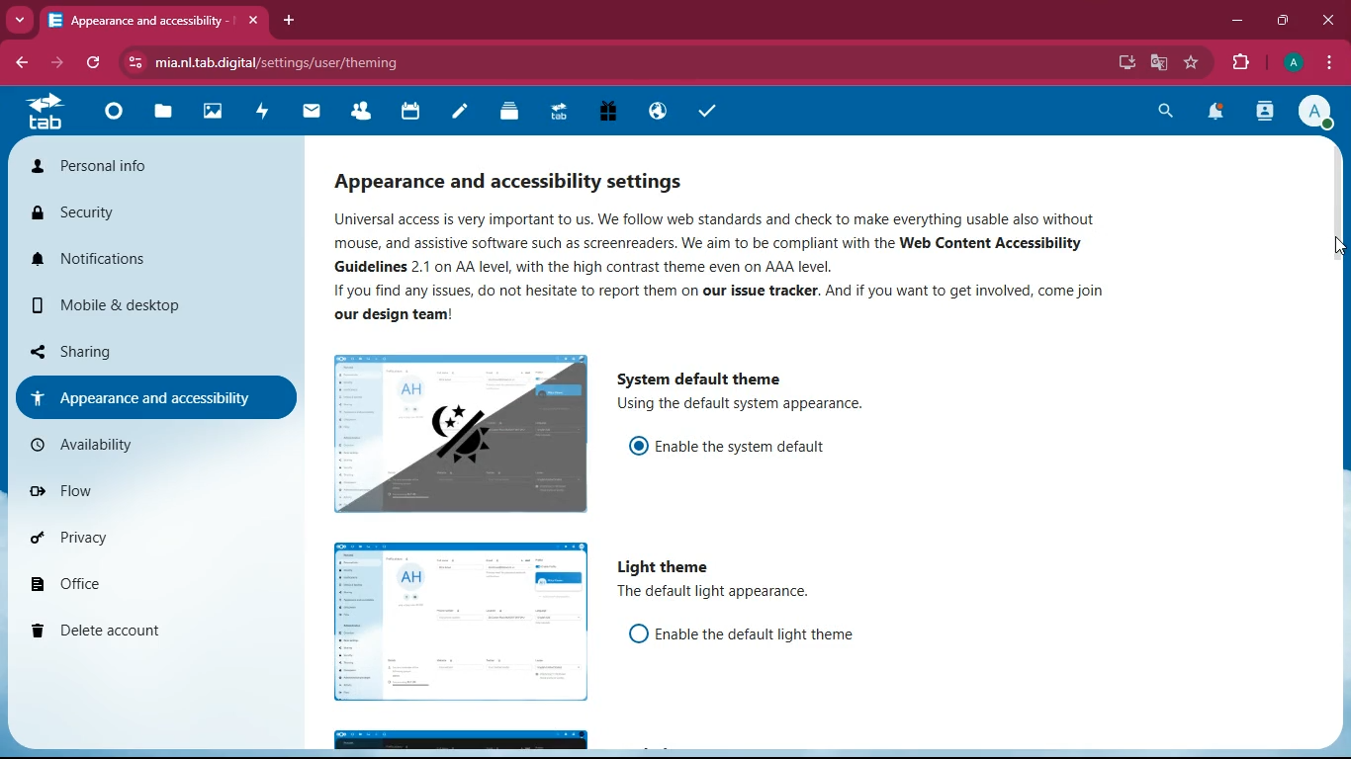 This screenshot has height=759, width=1351. What do you see at coordinates (164, 112) in the screenshot?
I see `files` at bounding box center [164, 112].